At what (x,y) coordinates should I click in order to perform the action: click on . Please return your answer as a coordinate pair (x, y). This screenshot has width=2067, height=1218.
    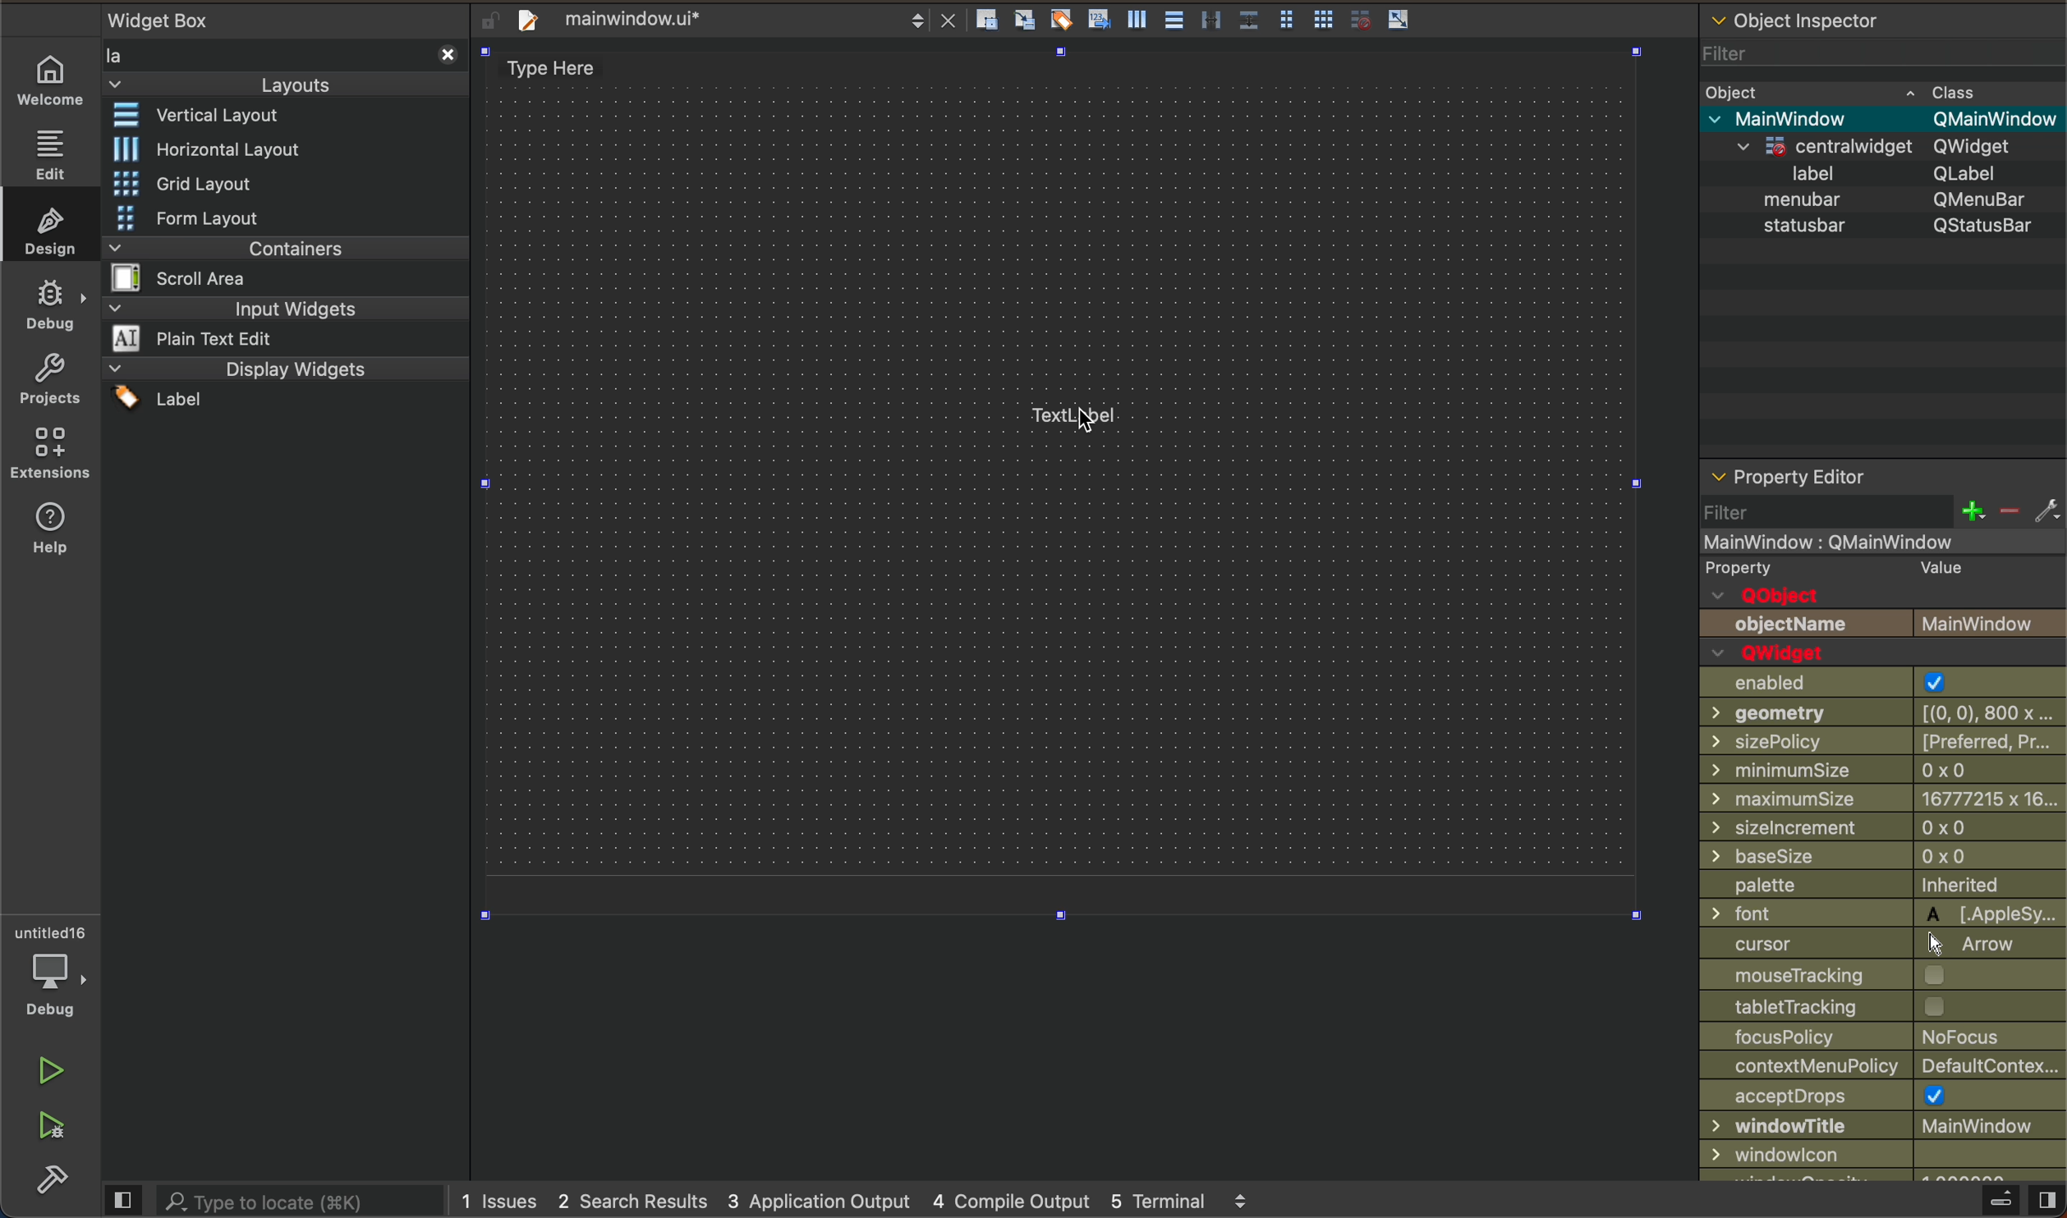
    Looking at the image, I should click on (1884, 1128).